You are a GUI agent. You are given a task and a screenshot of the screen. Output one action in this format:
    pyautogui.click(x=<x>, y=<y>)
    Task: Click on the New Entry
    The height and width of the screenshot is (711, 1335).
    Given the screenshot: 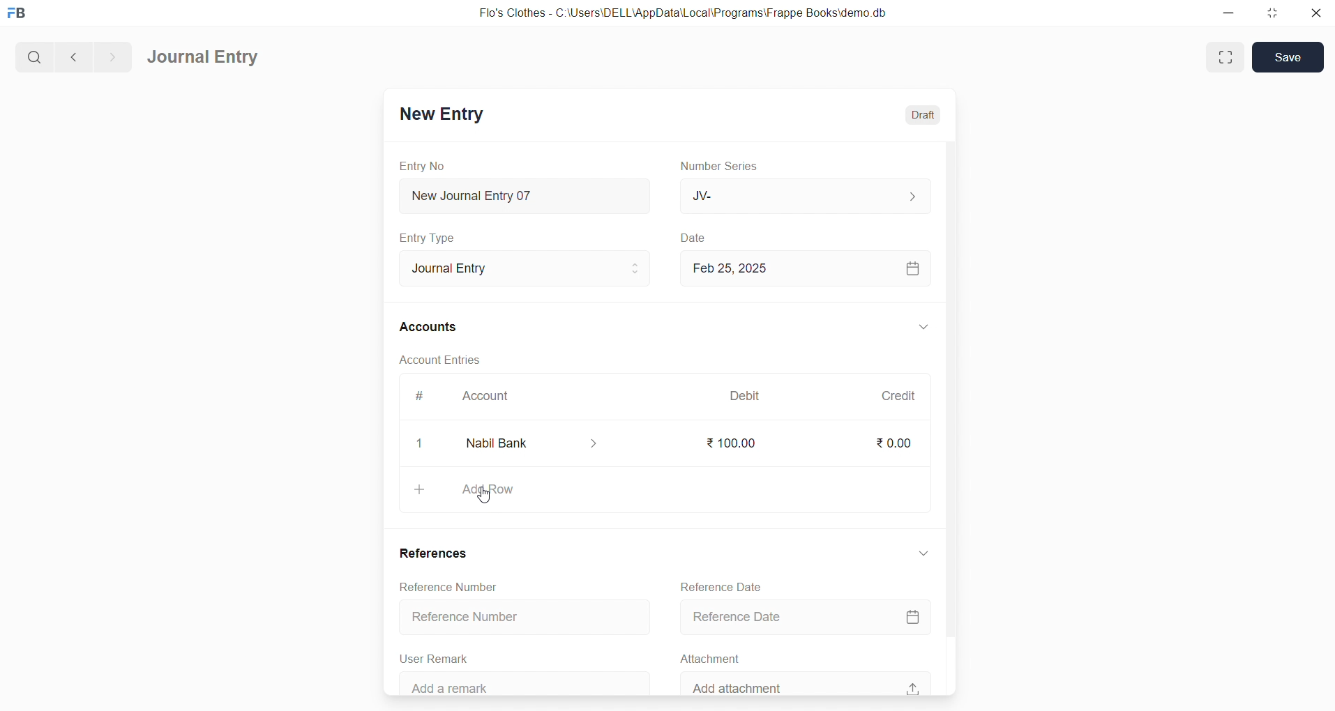 What is the action you would take?
    pyautogui.click(x=441, y=114)
    